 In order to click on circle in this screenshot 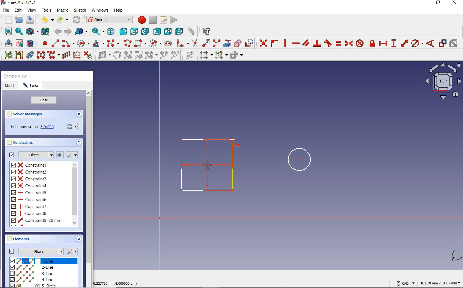, I will do `click(296, 160)`.